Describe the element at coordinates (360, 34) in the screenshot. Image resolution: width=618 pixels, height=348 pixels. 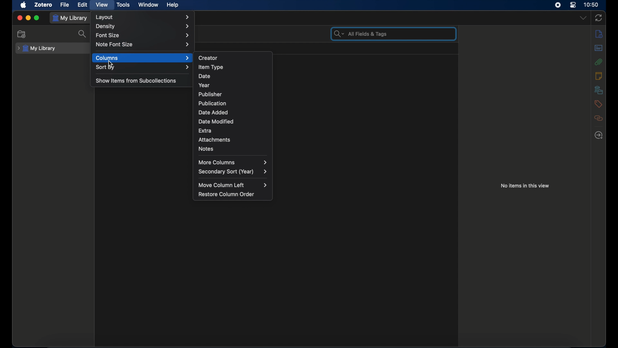
I see `search bar` at that location.